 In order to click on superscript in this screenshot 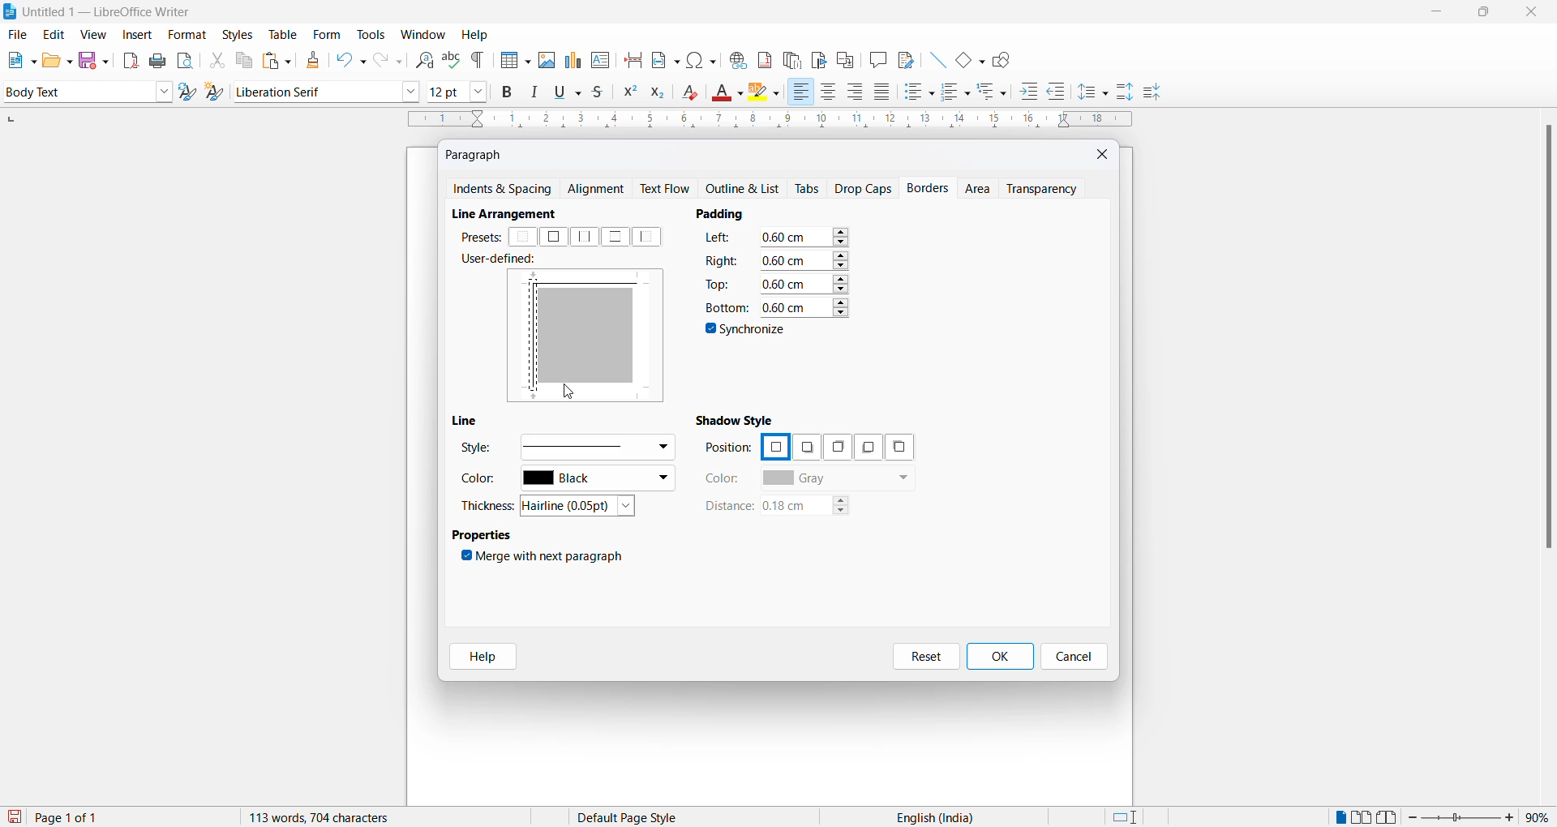, I will do `click(628, 94)`.